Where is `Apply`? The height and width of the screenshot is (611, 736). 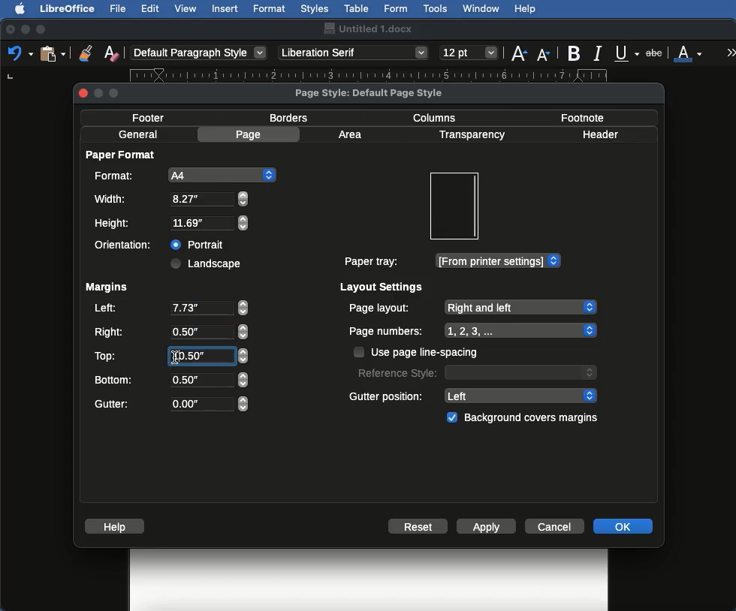 Apply is located at coordinates (487, 528).